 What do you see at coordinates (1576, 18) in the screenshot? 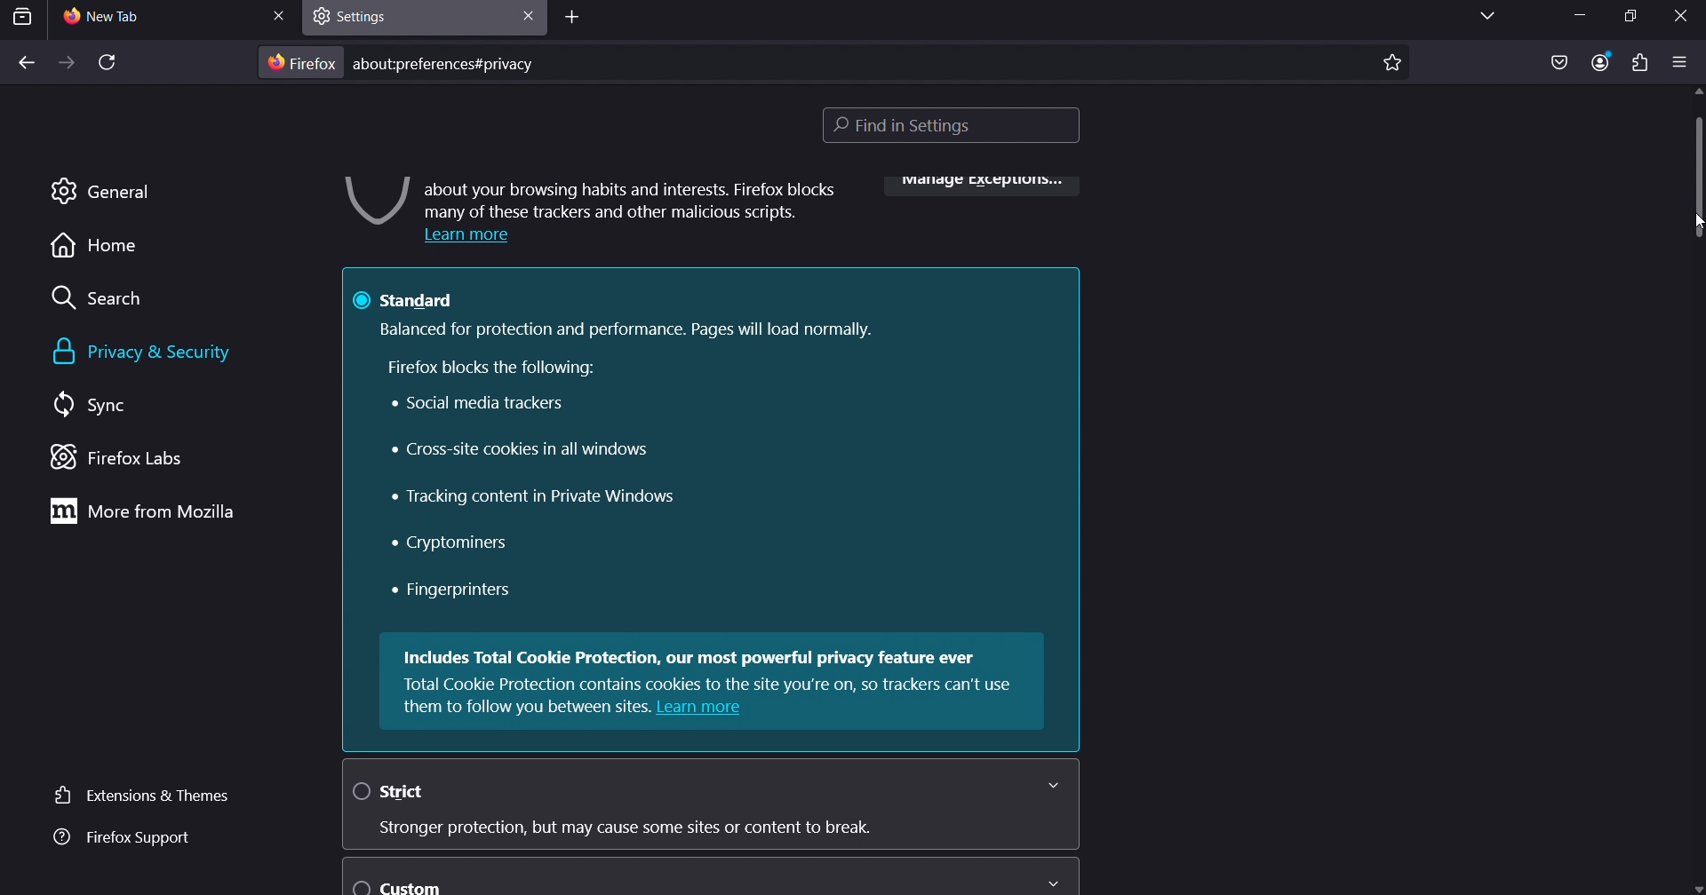
I see `minimize` at bounding box center [1576, 18].